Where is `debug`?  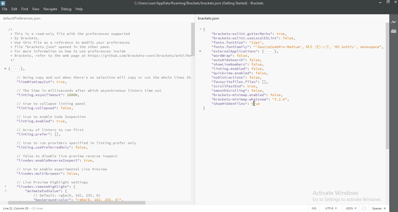
debug is located at coordinates (66, 9).